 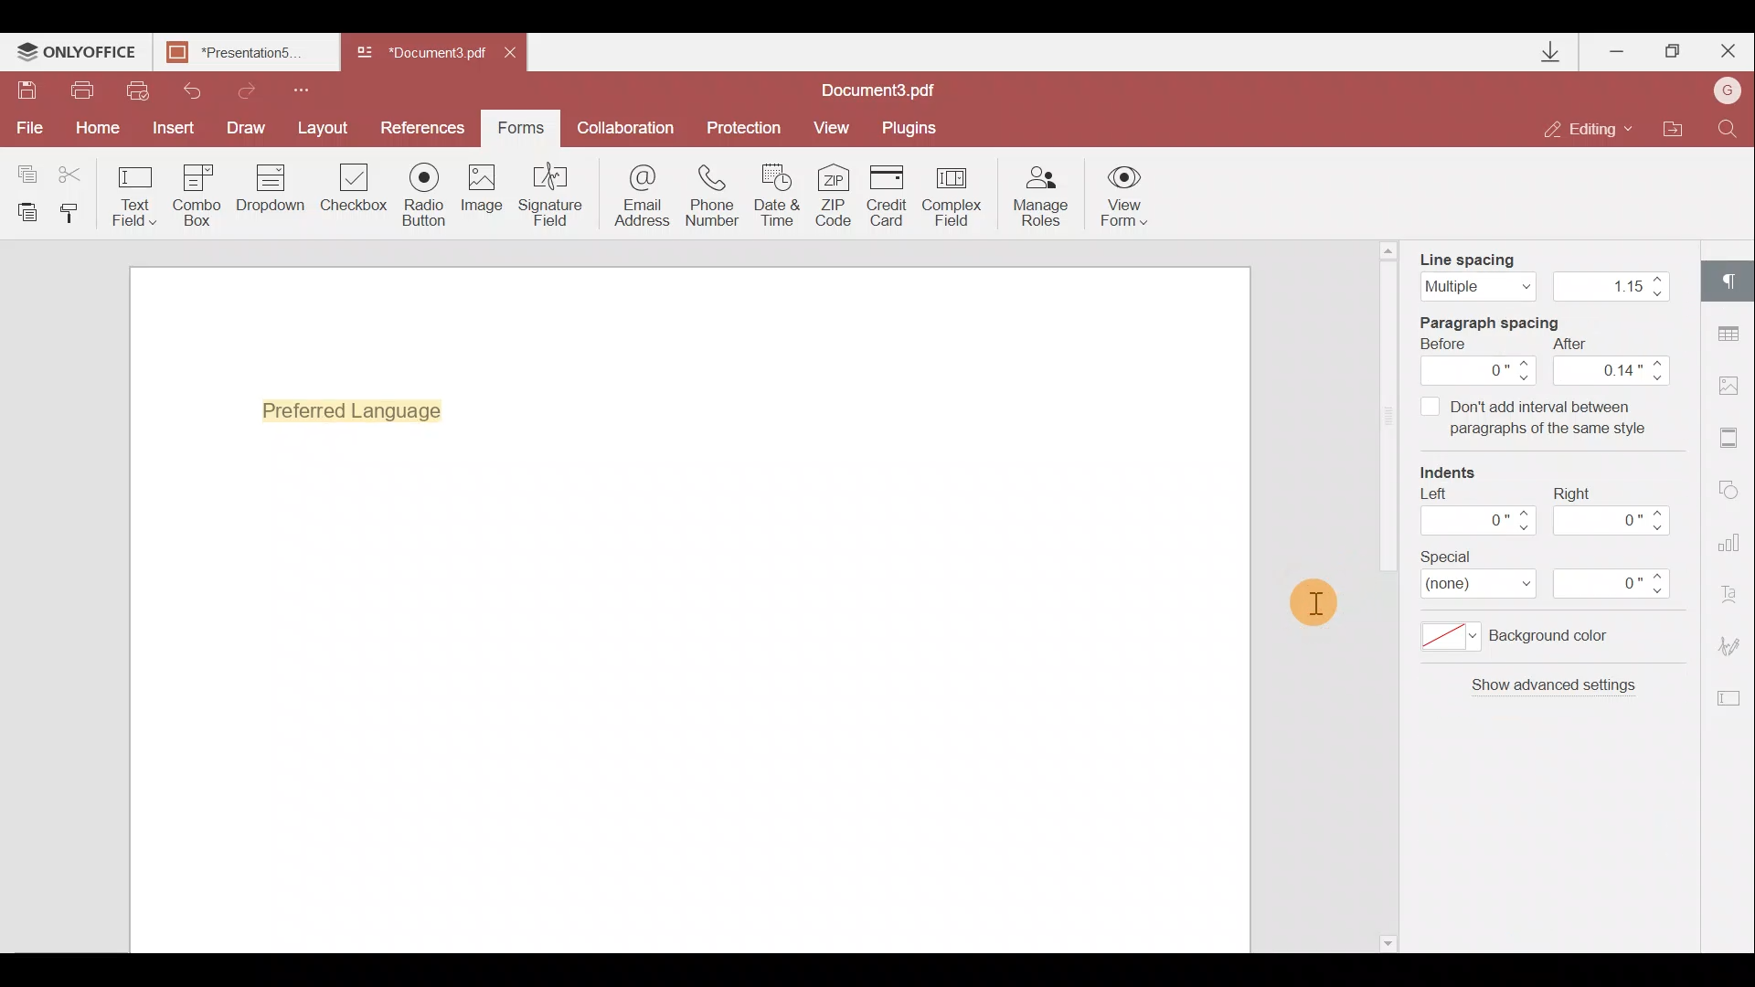 I want to click on File, so click(x=27, y=128).